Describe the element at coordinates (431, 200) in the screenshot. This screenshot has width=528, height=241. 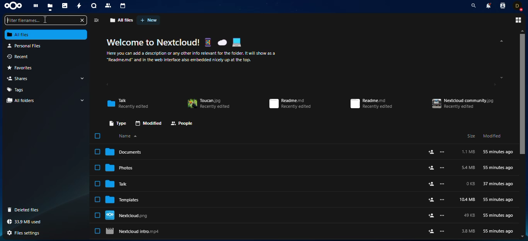
I see `add` at that location.